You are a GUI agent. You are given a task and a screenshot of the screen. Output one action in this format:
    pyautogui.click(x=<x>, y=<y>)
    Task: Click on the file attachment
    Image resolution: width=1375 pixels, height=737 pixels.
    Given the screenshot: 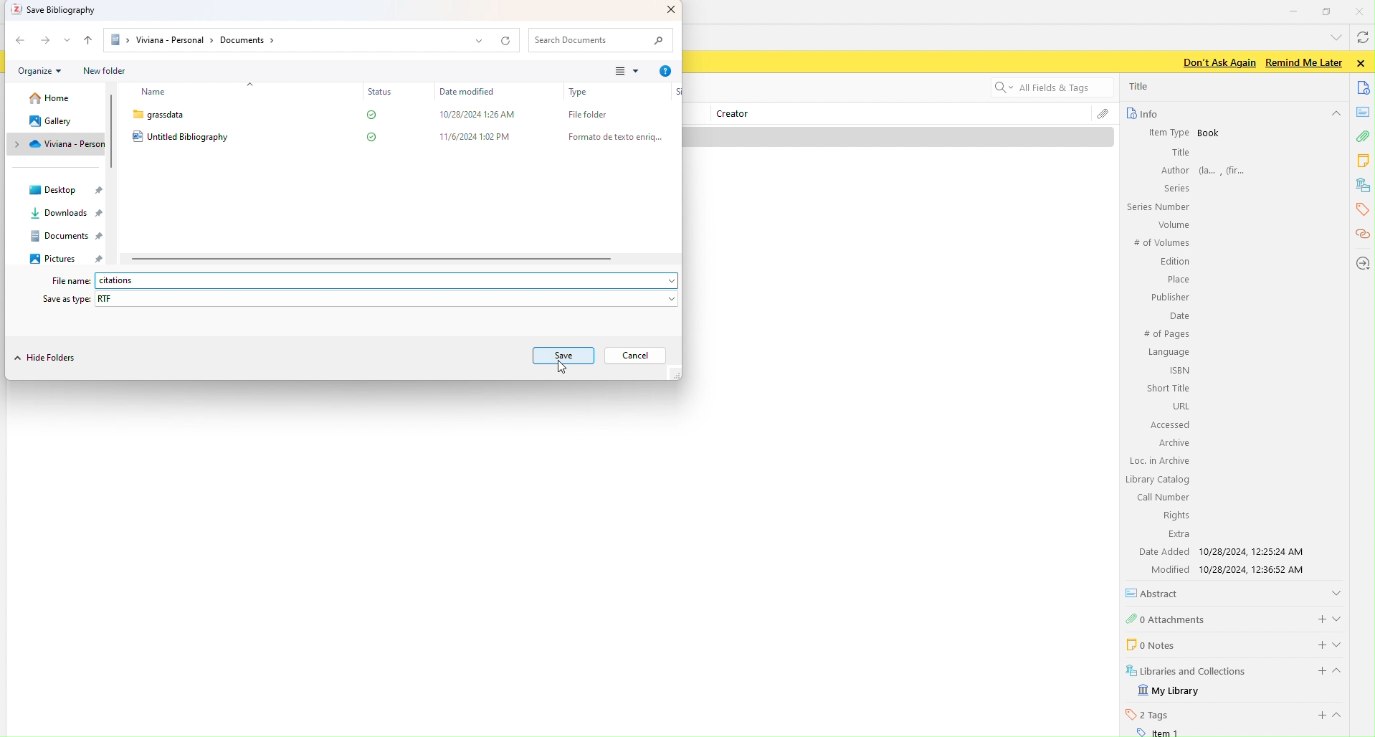 What is the action you would take?
    pyautogui.click(x=1103, y=115)
    